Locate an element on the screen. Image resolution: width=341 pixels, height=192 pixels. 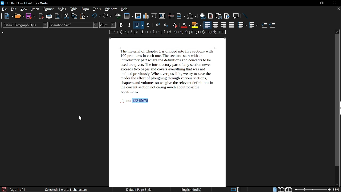
English (India) is located at coordinates (192, 190).